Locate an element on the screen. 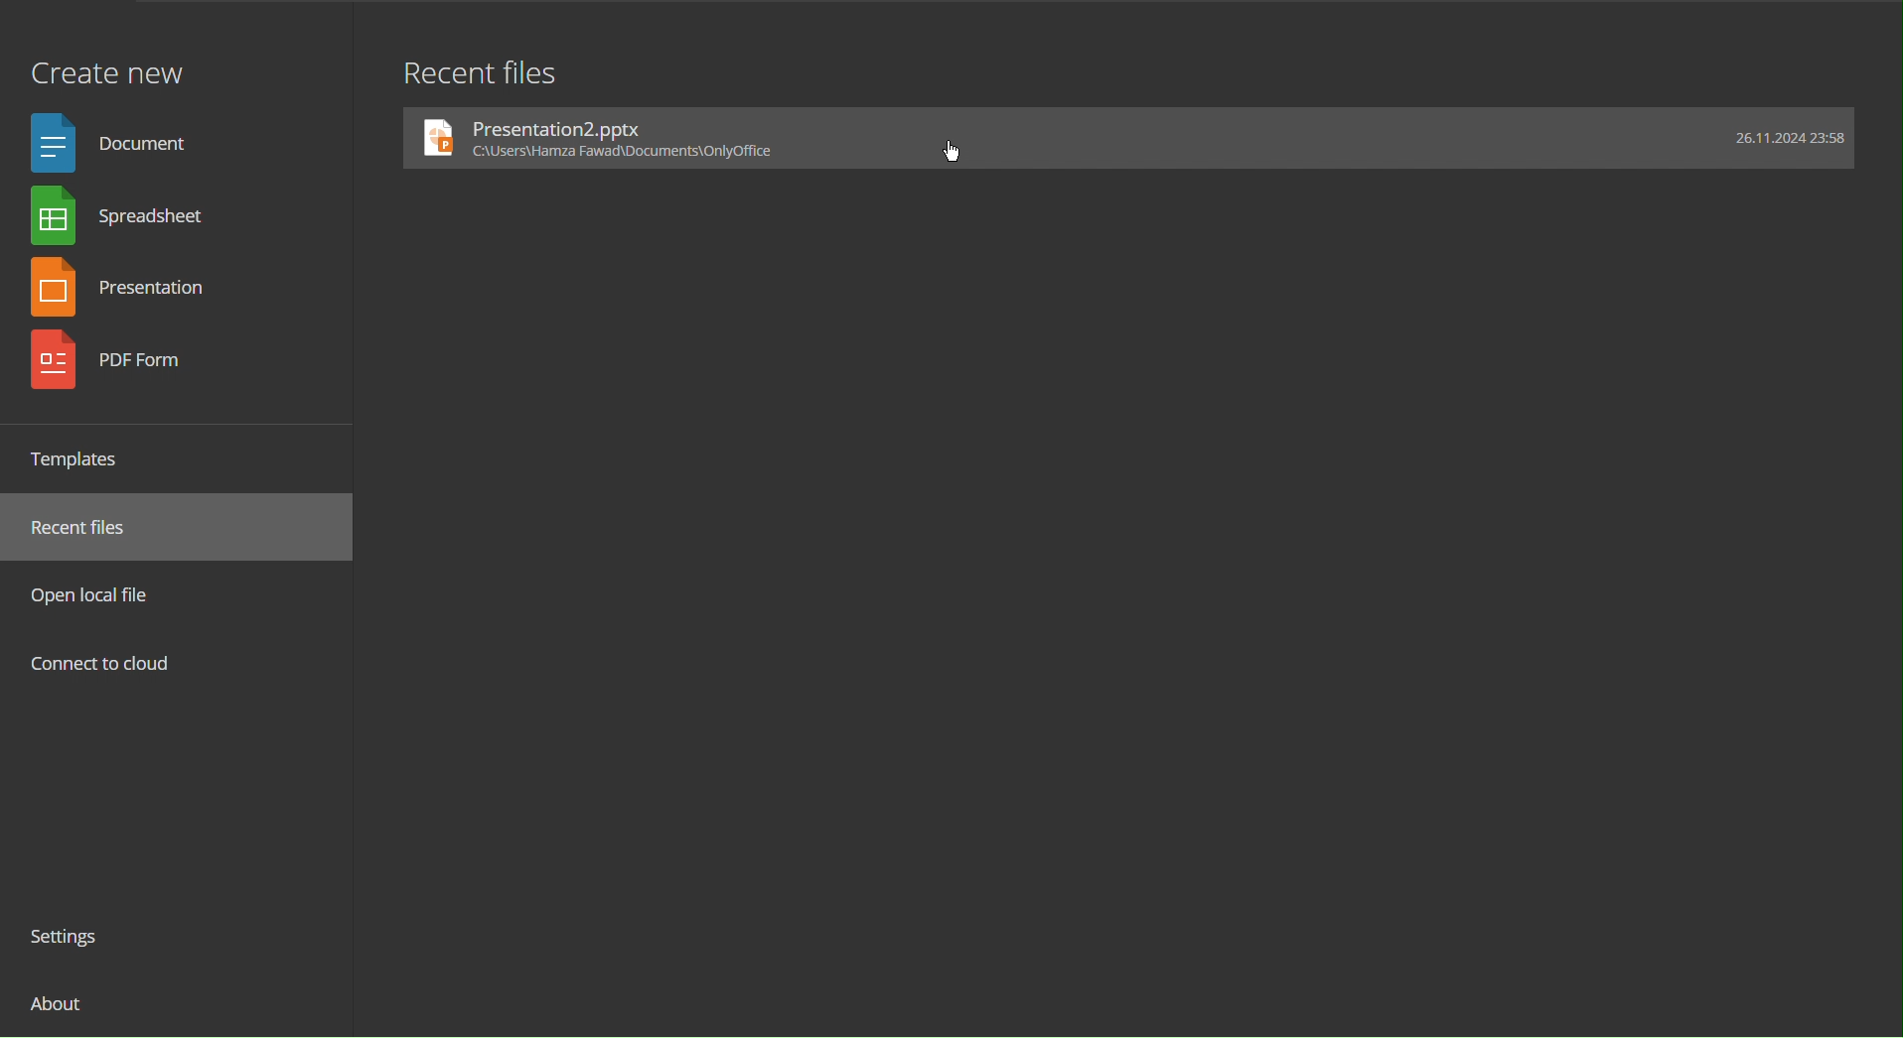  Connect to Cloud is located at coordinates (102, 666).